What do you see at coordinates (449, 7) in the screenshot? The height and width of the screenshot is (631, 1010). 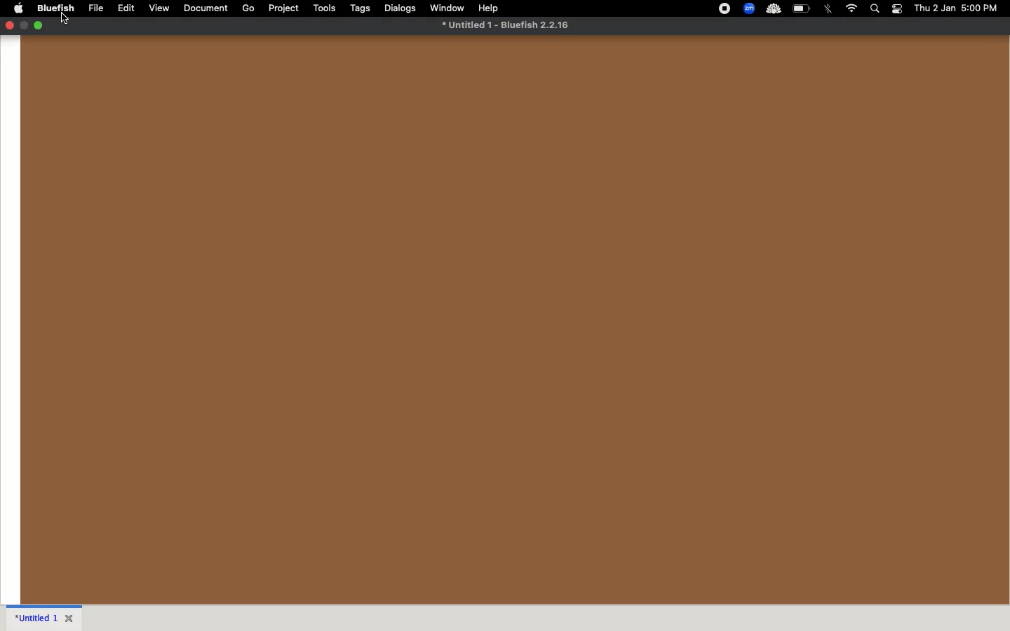 I see `window` at bounding box center [449, 7].